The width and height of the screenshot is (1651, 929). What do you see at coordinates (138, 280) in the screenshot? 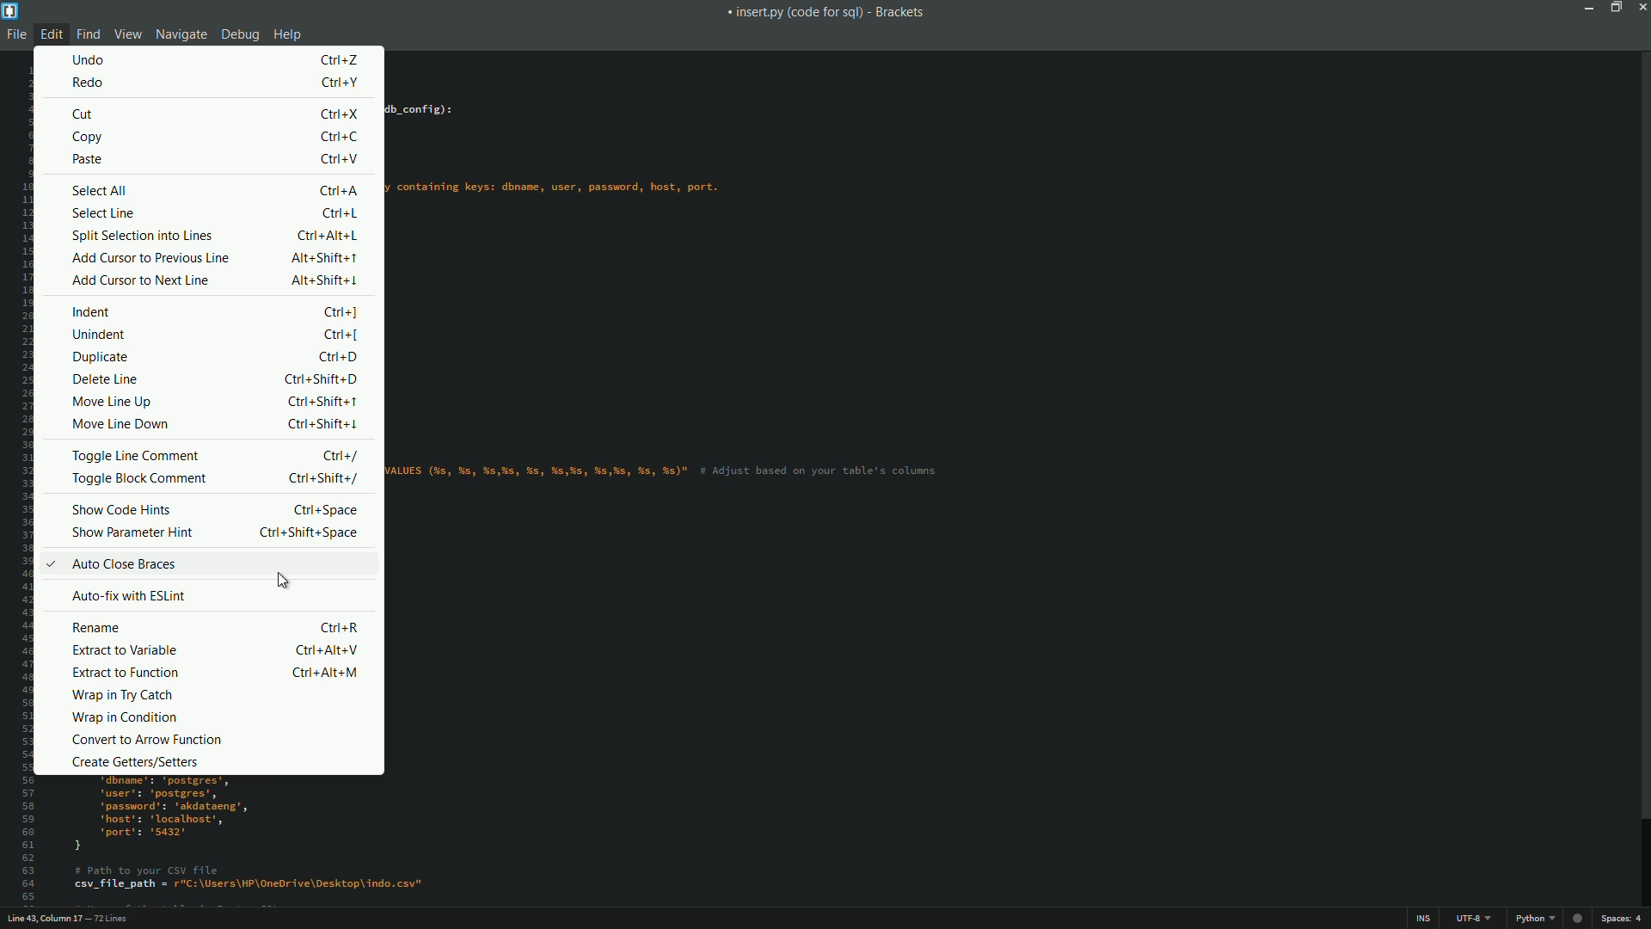
I see `add cursor to next line` at bounding box center [138, 280].